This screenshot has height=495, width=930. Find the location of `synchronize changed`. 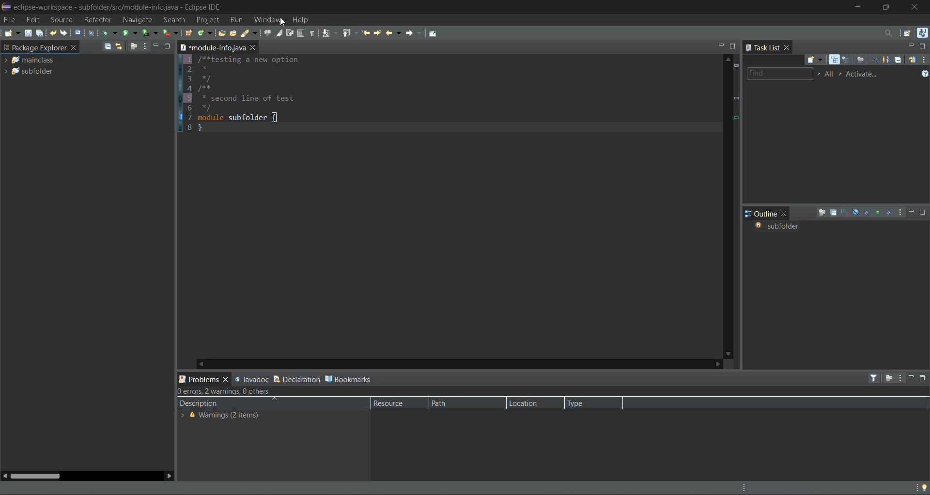

synchronize changed is located at coordinates (912, 60).